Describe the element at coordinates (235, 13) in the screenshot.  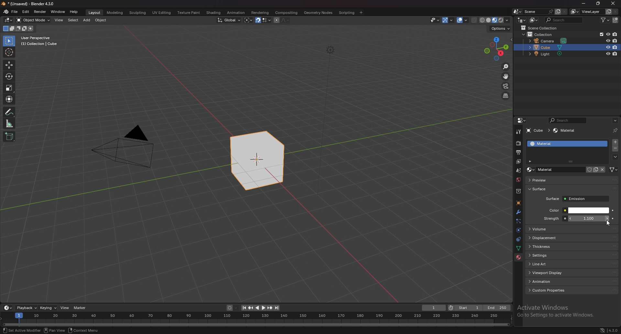
I see `animation` at that location.